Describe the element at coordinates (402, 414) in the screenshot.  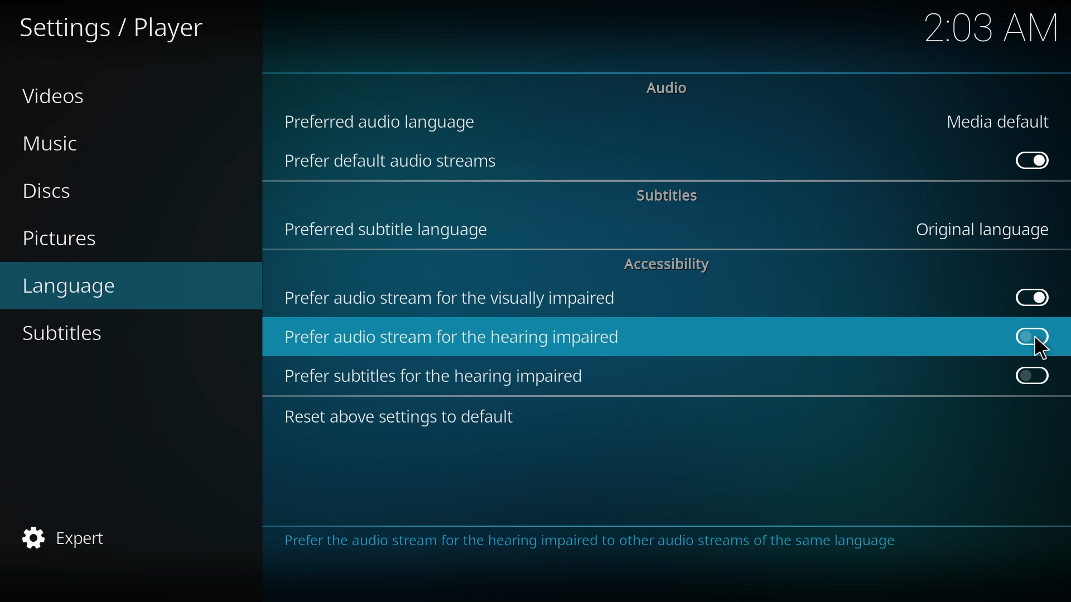
I see `reset to default` at that location.